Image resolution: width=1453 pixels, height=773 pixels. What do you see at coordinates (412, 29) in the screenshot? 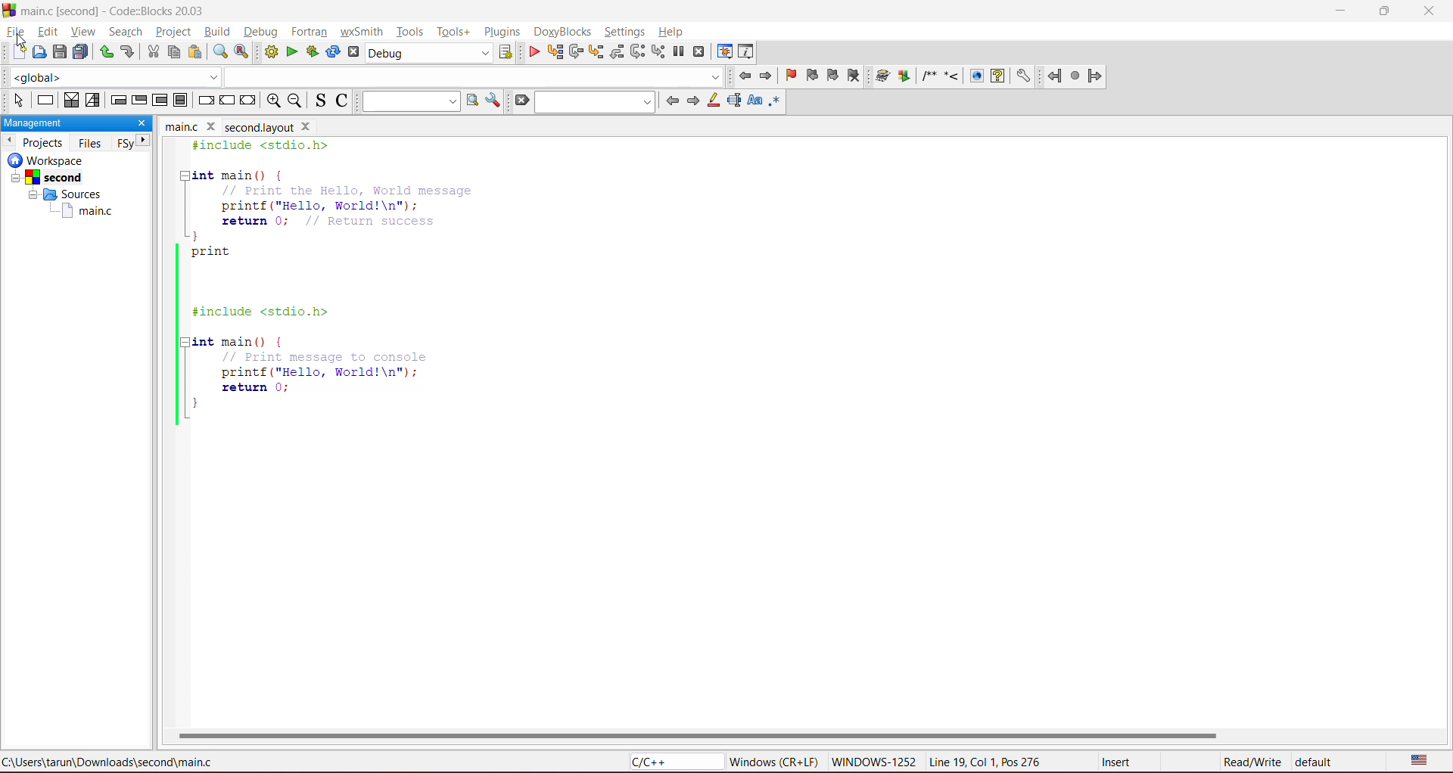
I see `tools` at bounding box center [412, 29].